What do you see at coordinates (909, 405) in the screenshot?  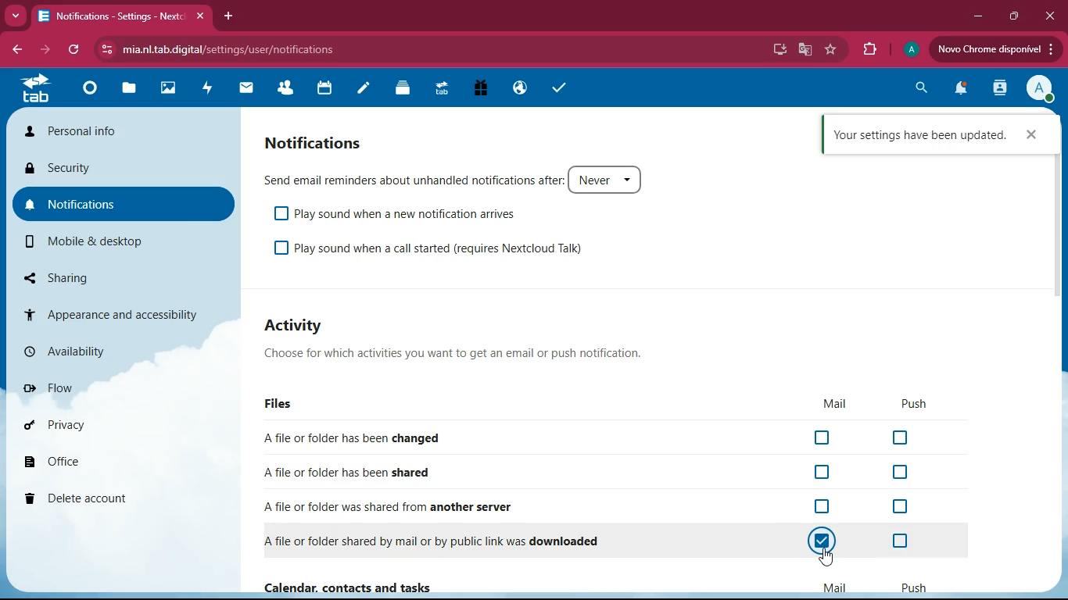 I see `push` at bounding box center [909, 405].